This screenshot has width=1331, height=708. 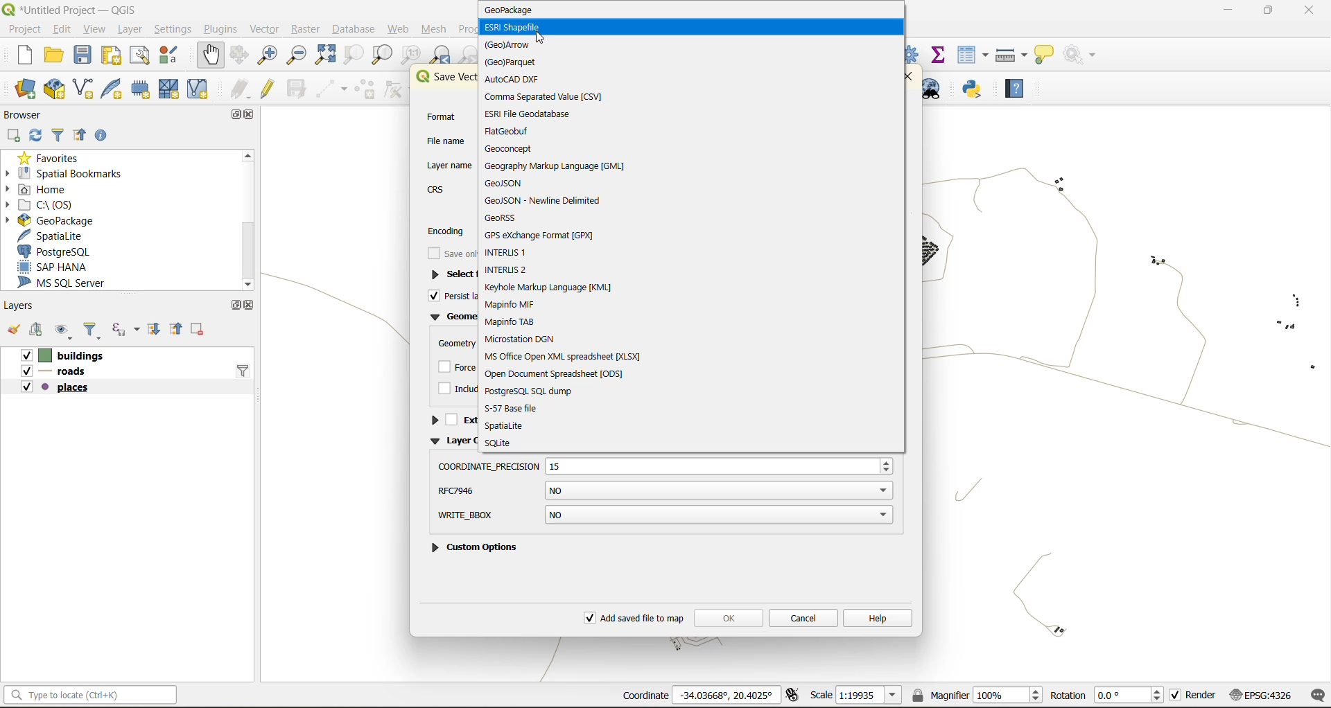 I want to click on new temporary scratch file layer, so click(x=140, y=89).